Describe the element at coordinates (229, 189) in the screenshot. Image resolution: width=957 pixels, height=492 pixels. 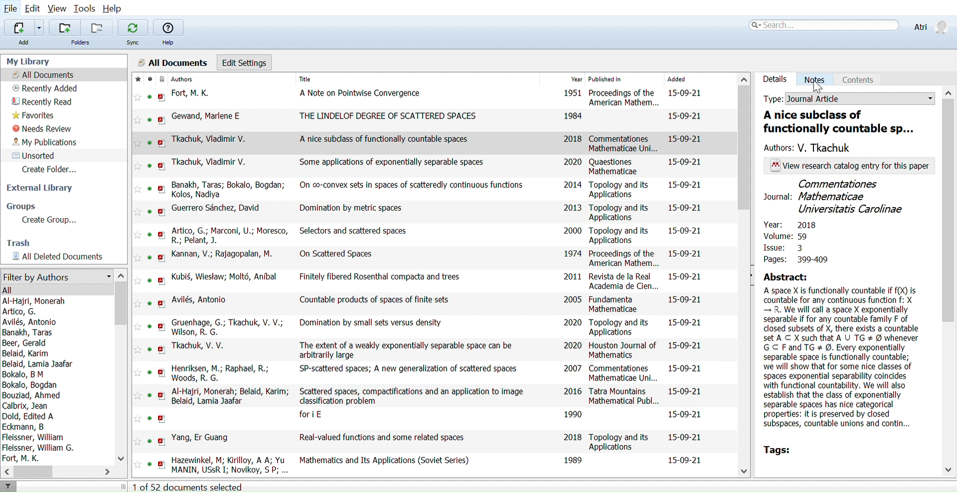
I see `Banakh, Taras; Bokalo, Bogdan; Kolos, Nadiya` at that location.